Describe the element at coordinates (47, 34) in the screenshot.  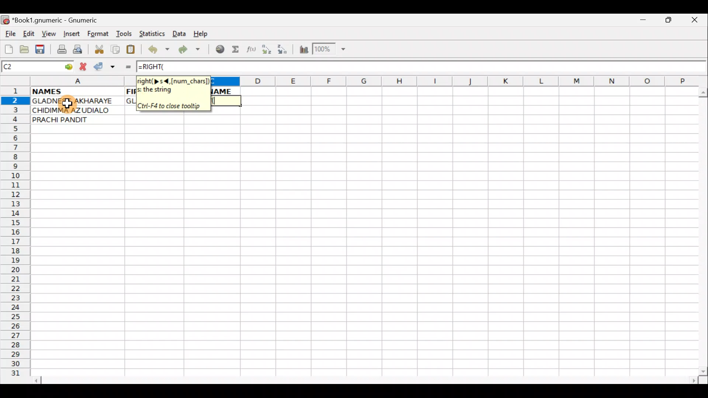
I see `View` at that location.